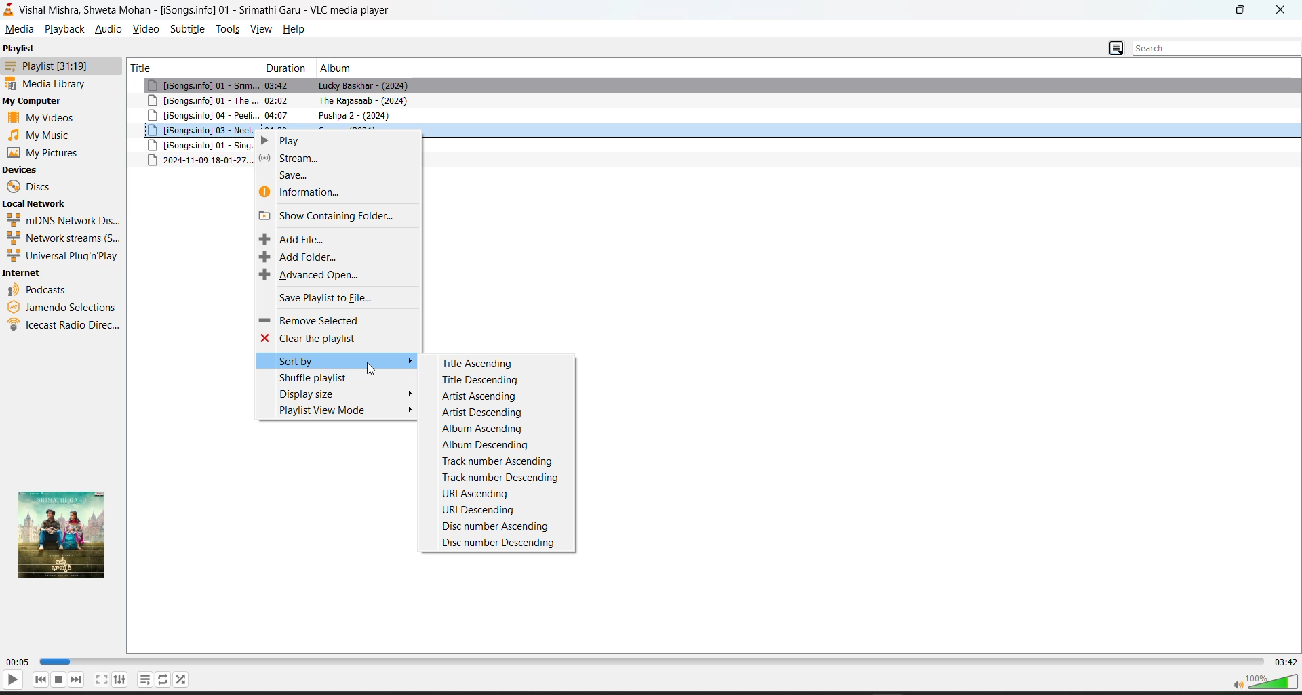 The image size is (1302, 695). Describe the element at coordinates (1206, 49) in the screenshot. I see `search` at that location.